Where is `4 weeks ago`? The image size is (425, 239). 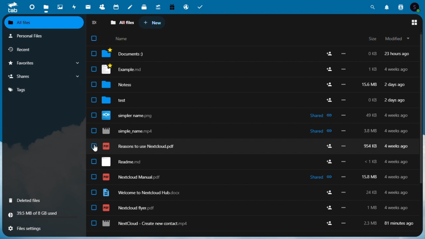 4 weeks ago is located at coordinates (396, 162).